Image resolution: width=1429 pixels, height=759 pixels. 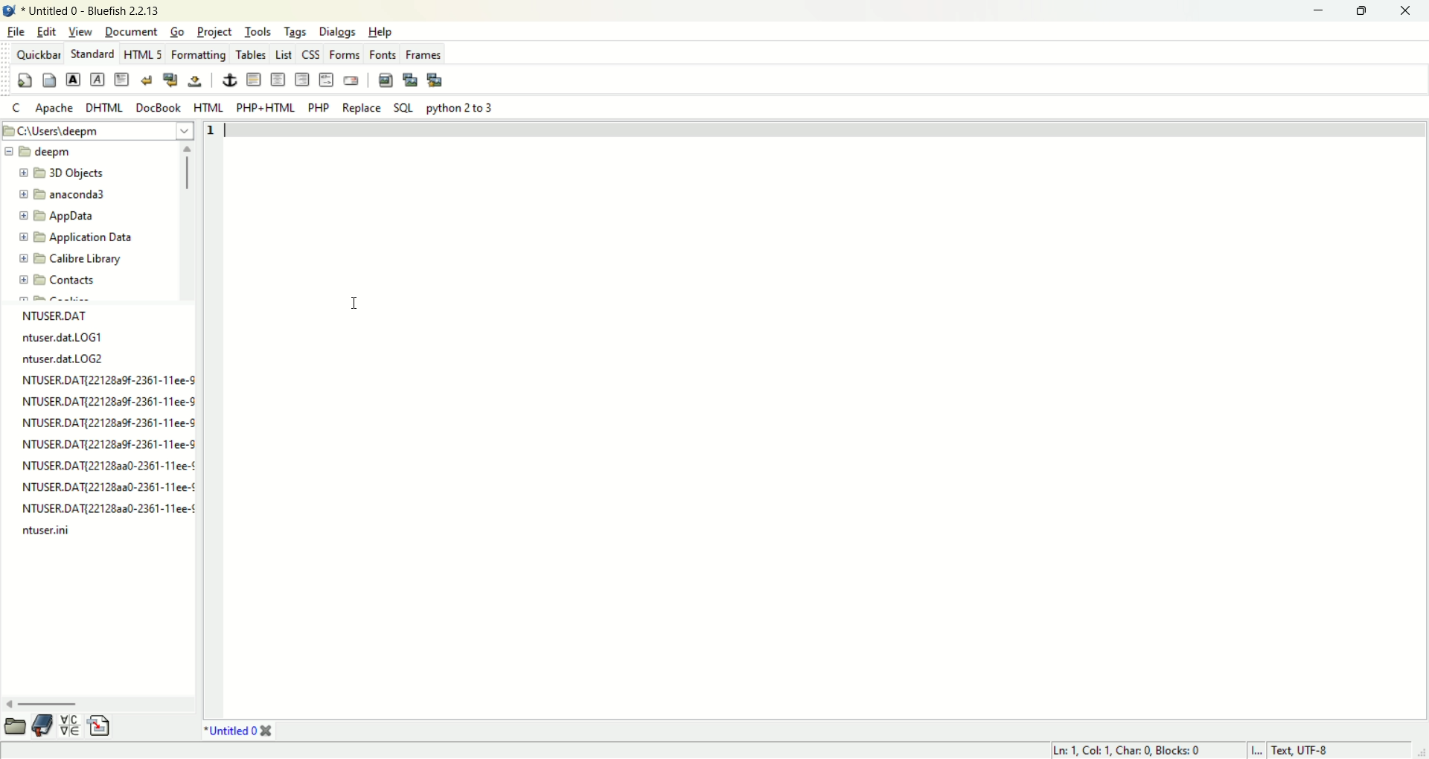 I want to click on multi-thumbnail, so click(x=437, y=77).